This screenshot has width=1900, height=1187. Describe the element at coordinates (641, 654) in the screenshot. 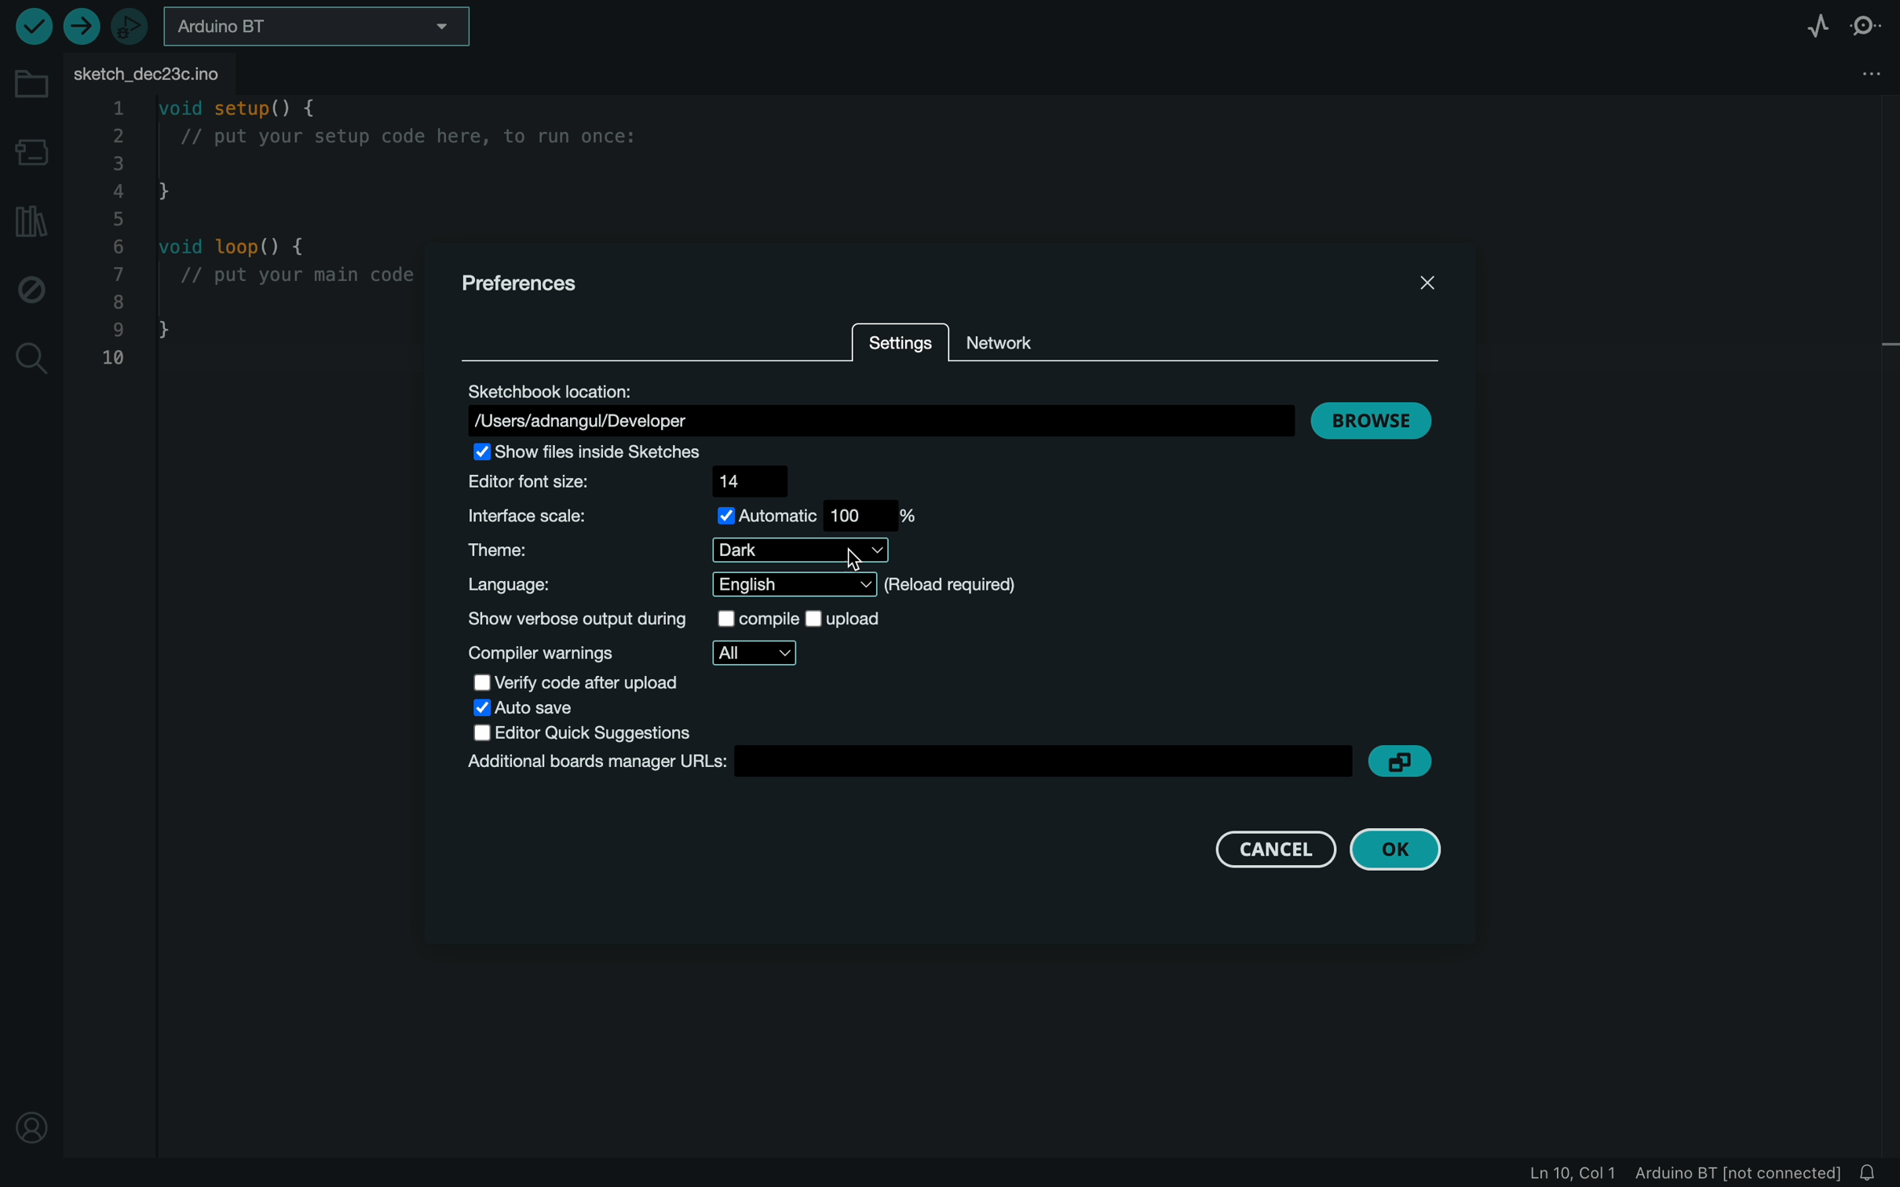

I see `compiler` at that location.